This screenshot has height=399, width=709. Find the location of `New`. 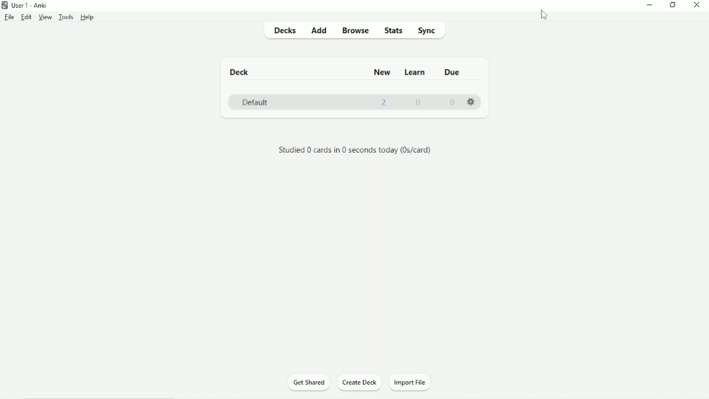

New is located at coordinates (382, 71).